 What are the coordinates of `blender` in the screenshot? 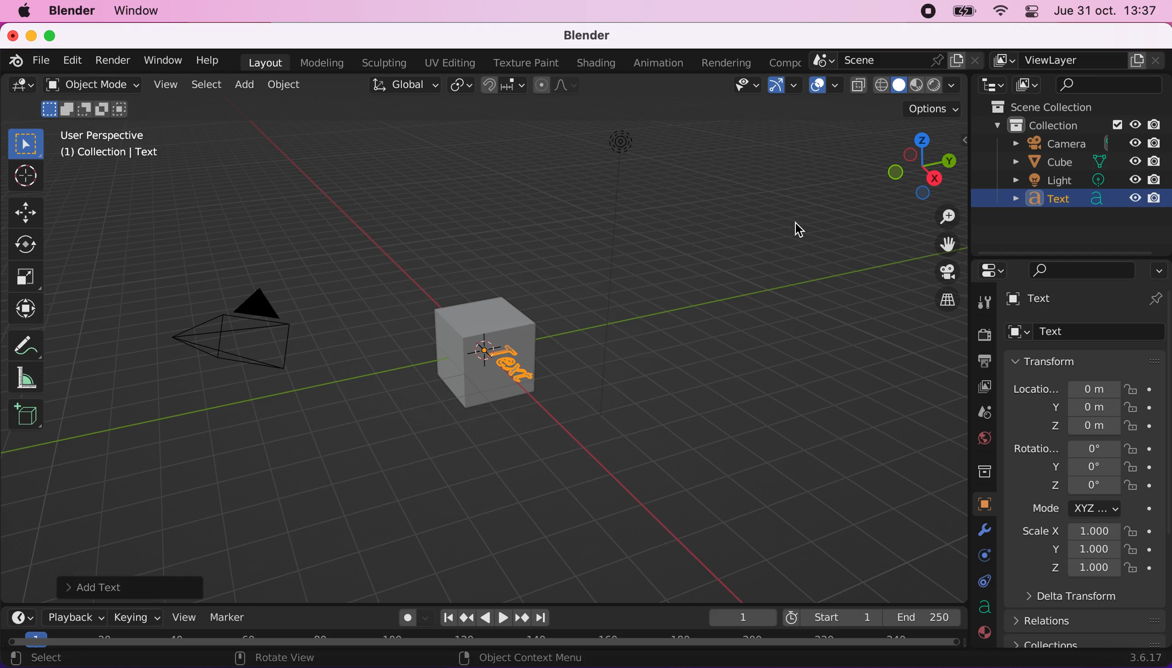 It's located at (70, 12).